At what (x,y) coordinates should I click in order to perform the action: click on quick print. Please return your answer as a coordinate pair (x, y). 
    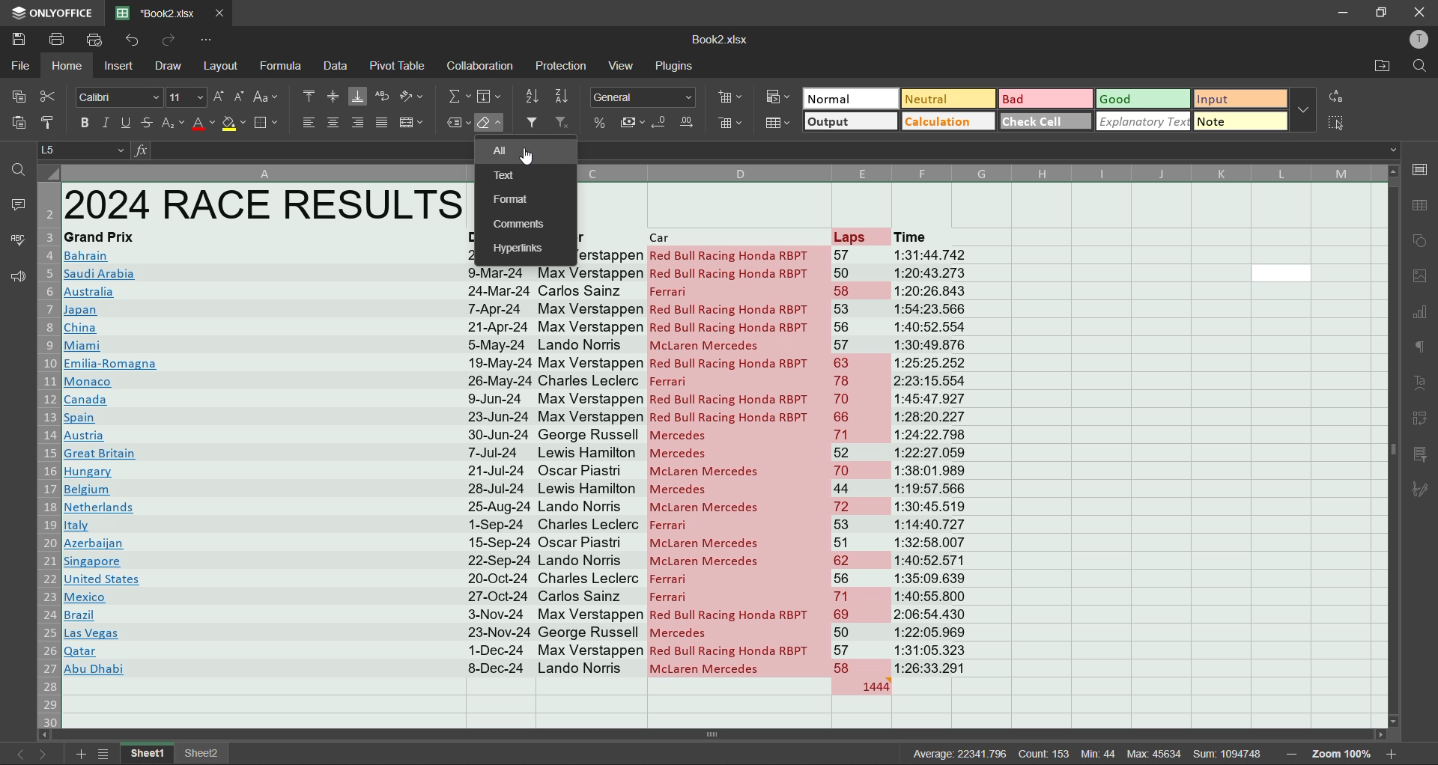
    Looking at the image, I should click on (98, 40).